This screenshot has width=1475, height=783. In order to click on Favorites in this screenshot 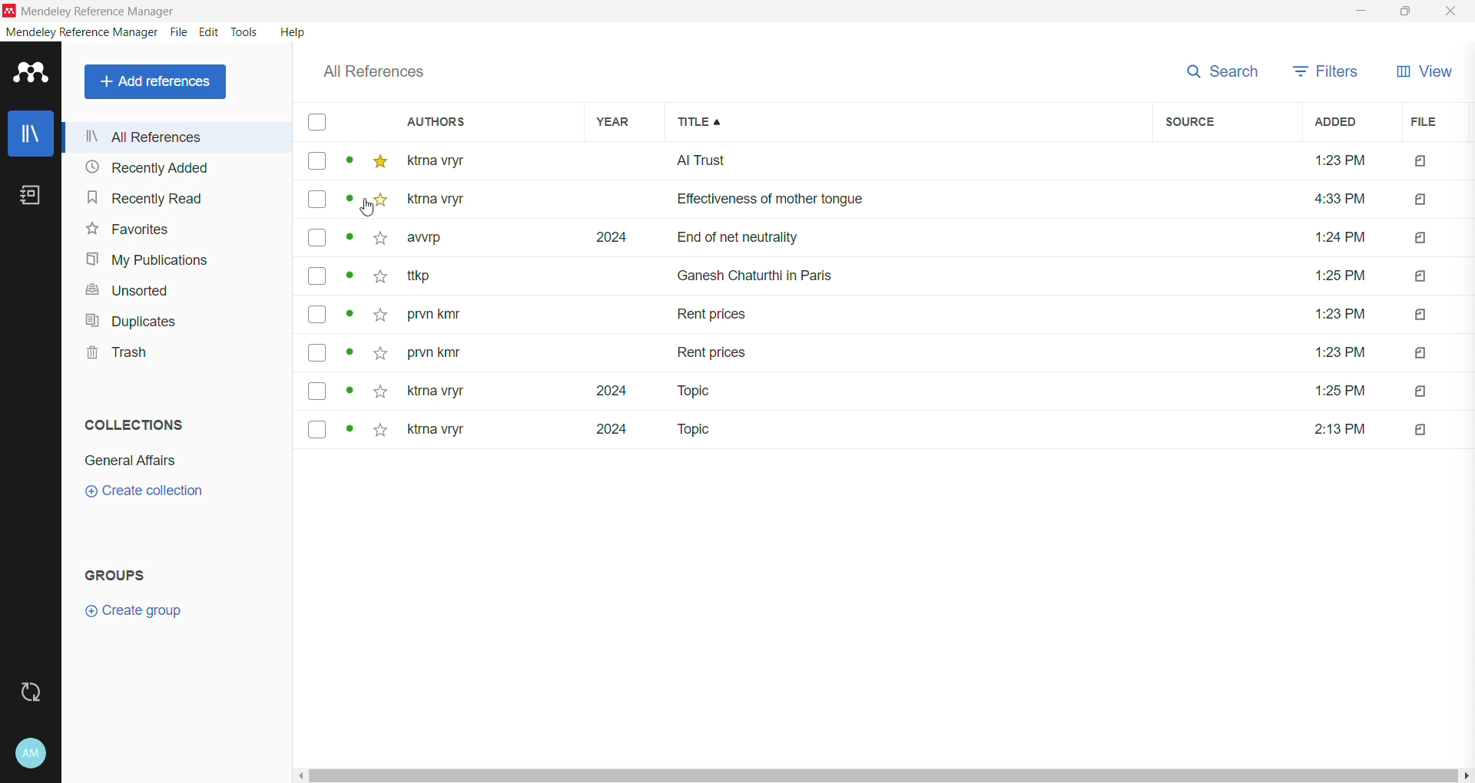, I will do `click(128, 230)`.